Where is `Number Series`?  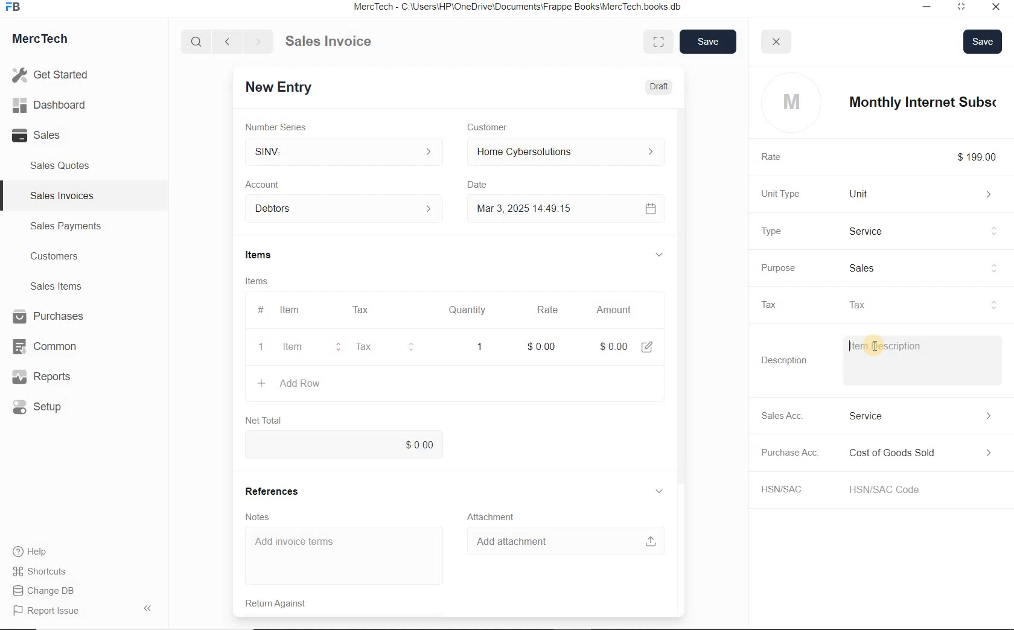
Number Series is located at coordinates (283, 126).